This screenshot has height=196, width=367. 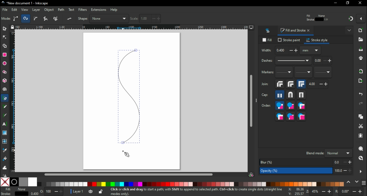 What do you see at coordinates (23, 182) in the screenshot?
I see `50% grey` at bounding box center [23, 182].